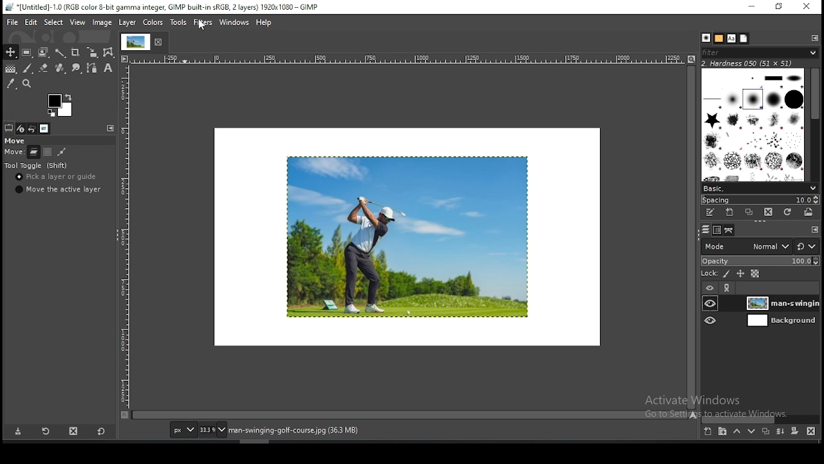 This screenshot has height=464, width=824. Describe the element at coordinates (42, 128) in the screenshot. I see `images` at that location.